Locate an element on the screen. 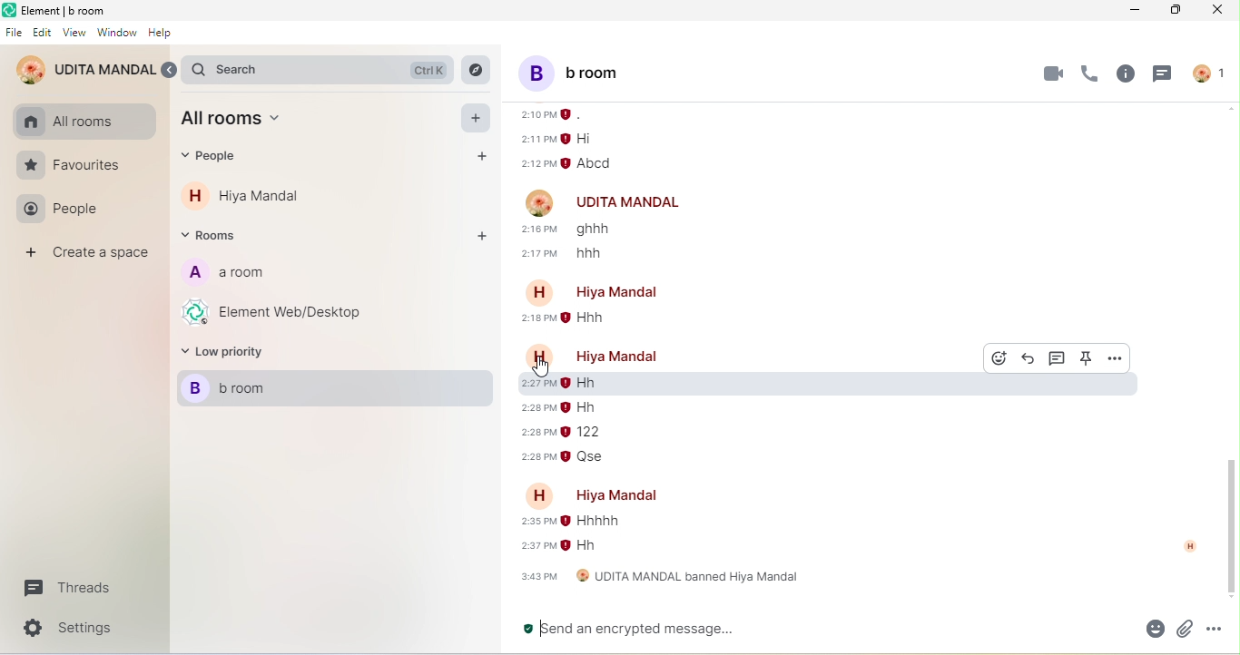 This screenshot has height=655, width=1240. all rooms is located at coordinates (69, 122).